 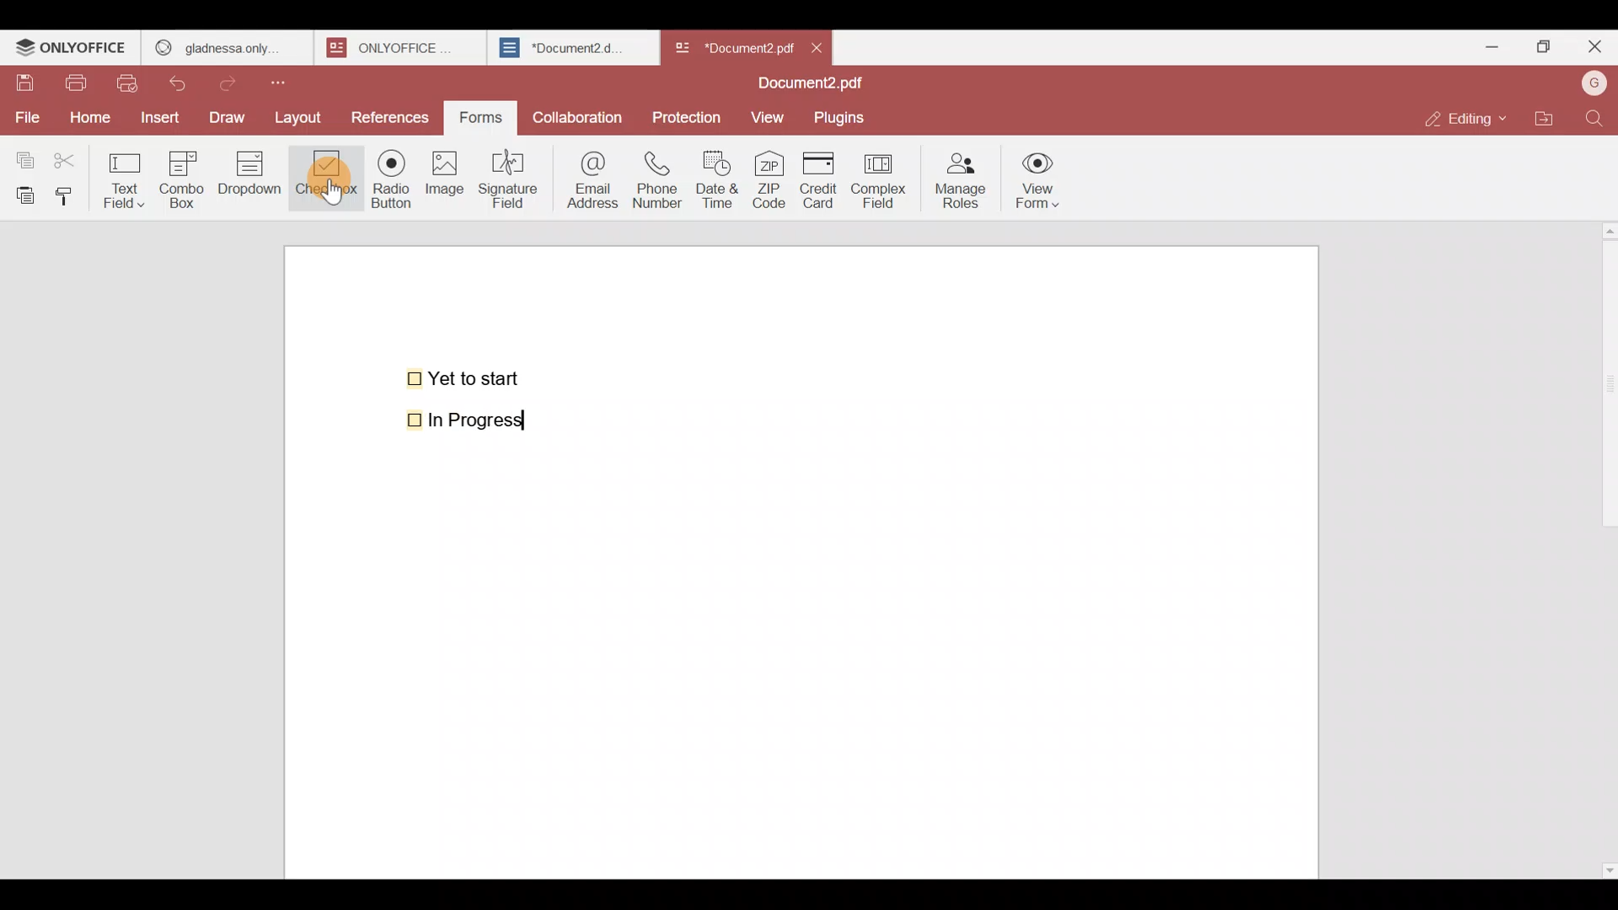 What do you see at coordinates (513, 177) in the screenshot?
I see `Signature field` at bounding box center [513, 177].